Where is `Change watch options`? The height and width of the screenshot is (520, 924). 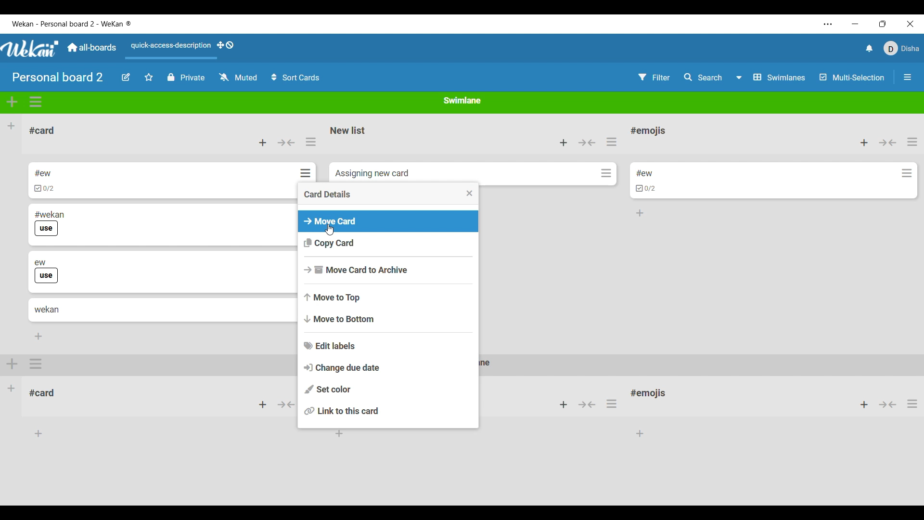
Change watch options is located at coordinates (238, 77).